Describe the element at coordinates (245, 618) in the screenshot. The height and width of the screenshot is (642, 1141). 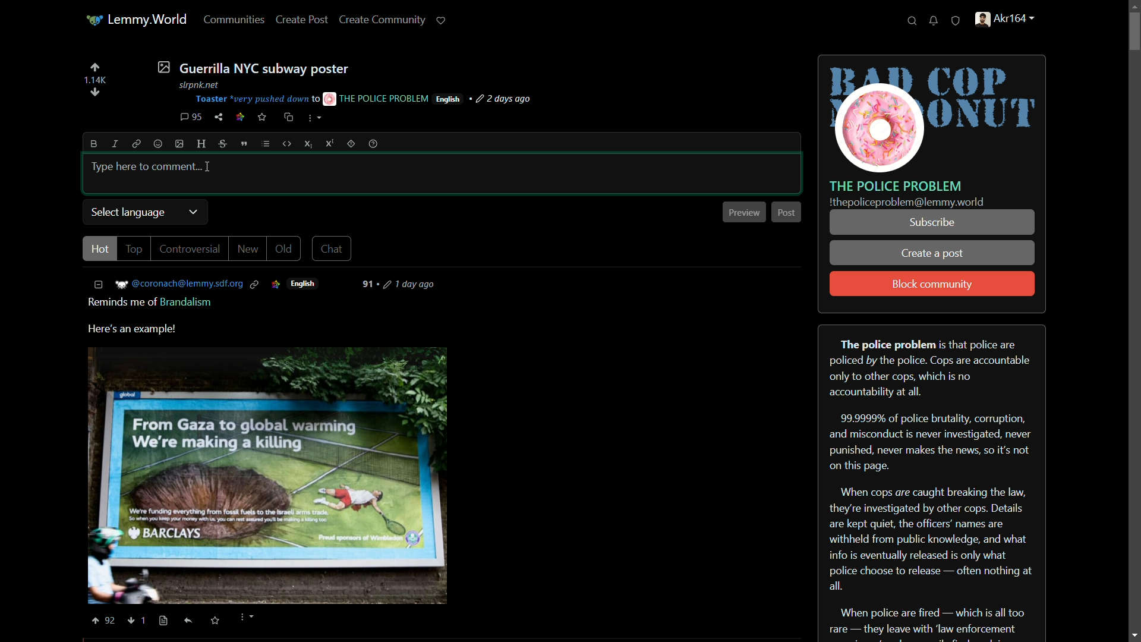
I see `more options` at that location.